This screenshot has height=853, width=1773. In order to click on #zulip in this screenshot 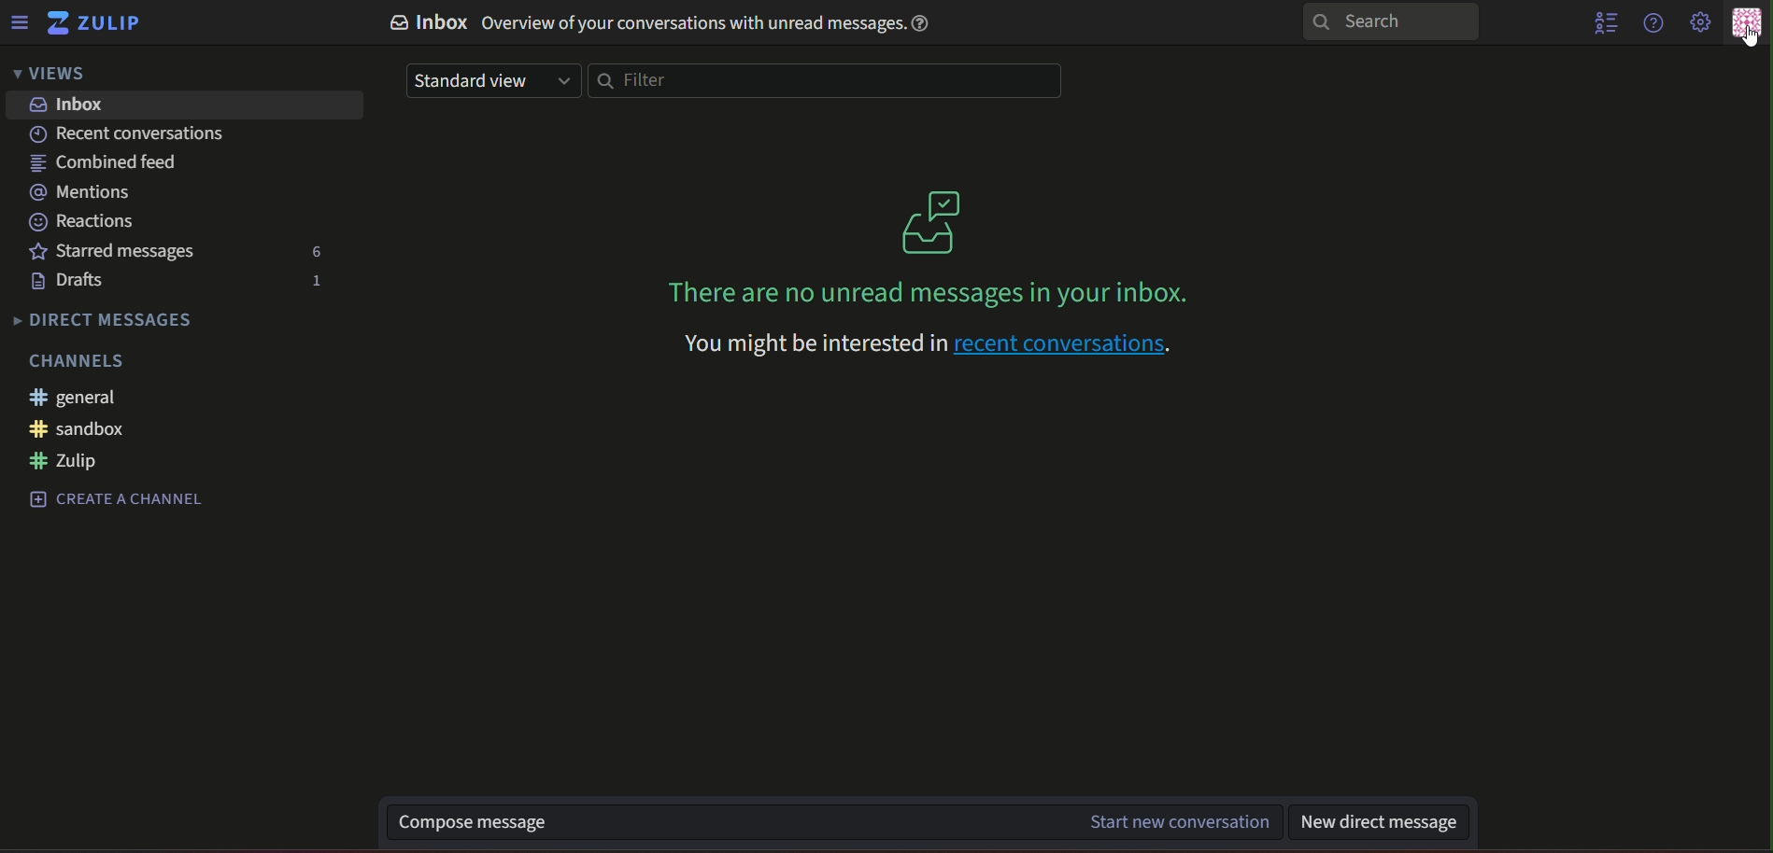, I will do `click(73, 461)`.